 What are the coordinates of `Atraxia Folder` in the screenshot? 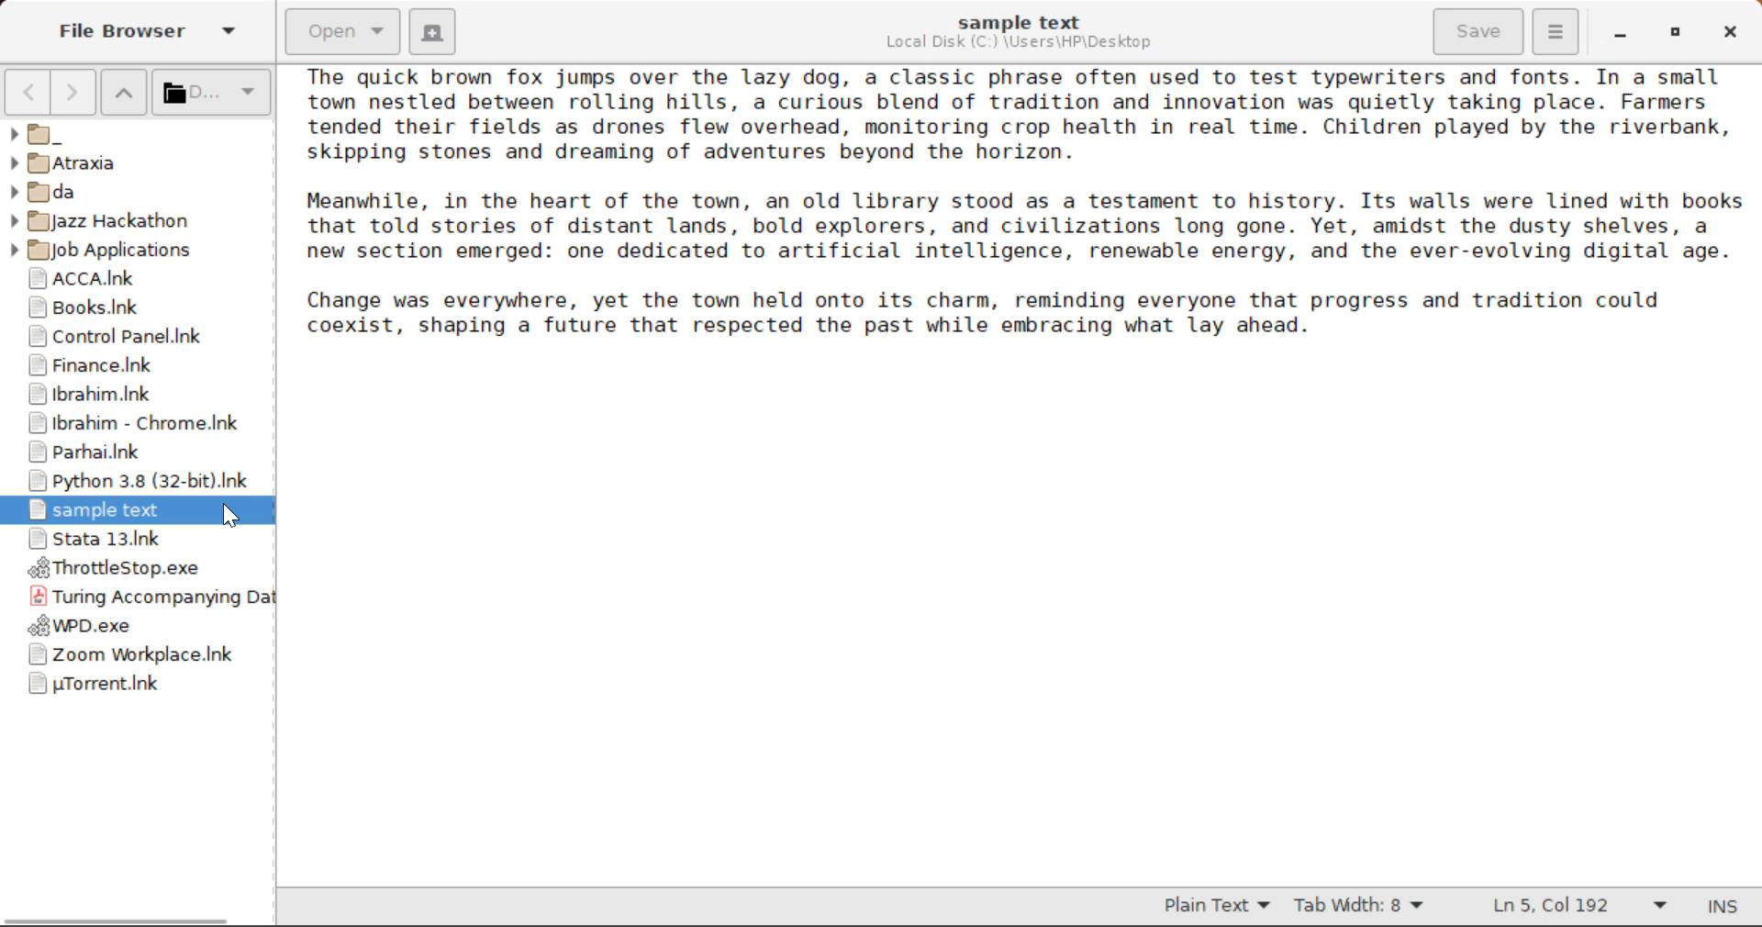 It's located at (136, 162).